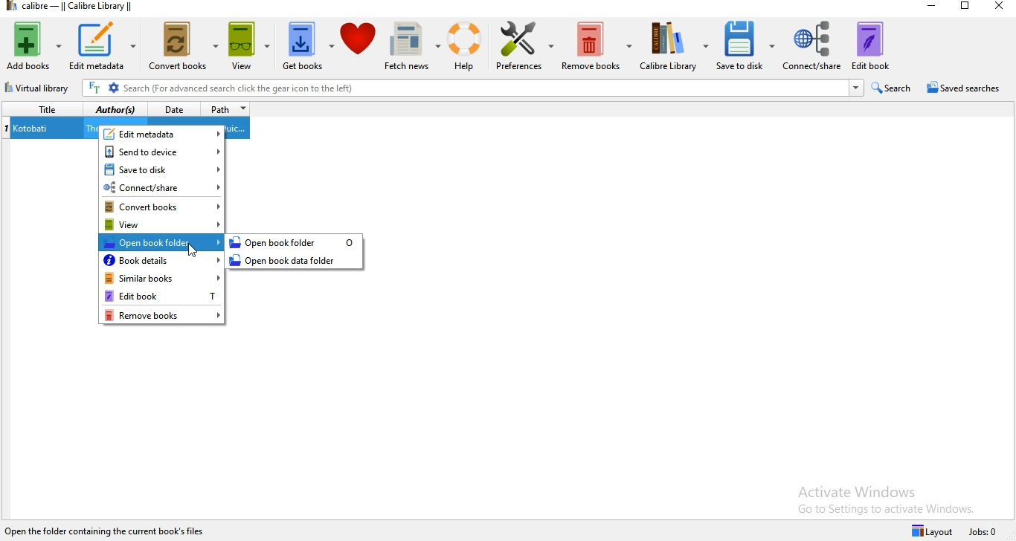 Image resolution: width=1016 pixels, height=541 pixels. Describe the element at coordinates (161, 314) in the screenshot. I see `remove books` at that location.